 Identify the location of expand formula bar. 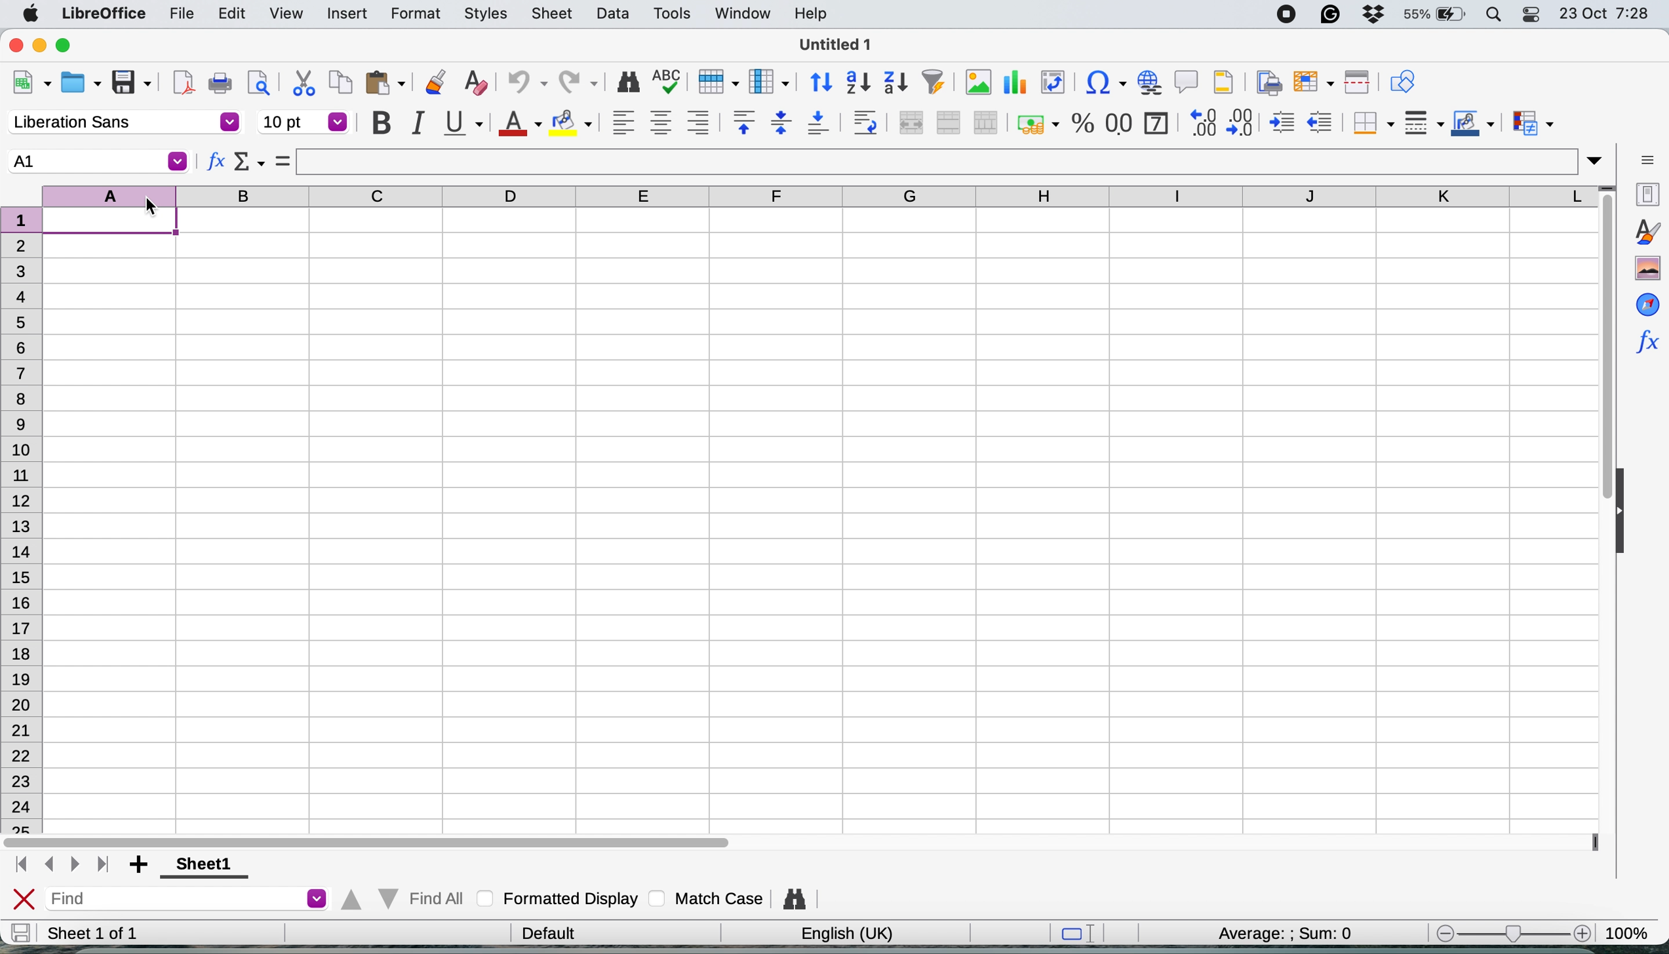
(1600, 160).